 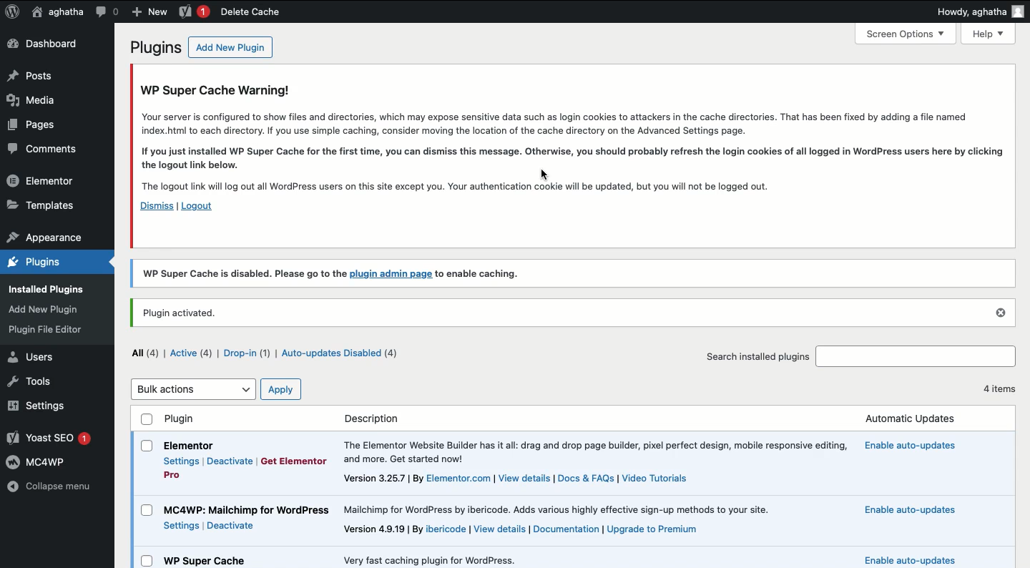 What do you see at coordinates (181, 525) in the screenshot?
I see `Settings` at bounding box center [181, 525].